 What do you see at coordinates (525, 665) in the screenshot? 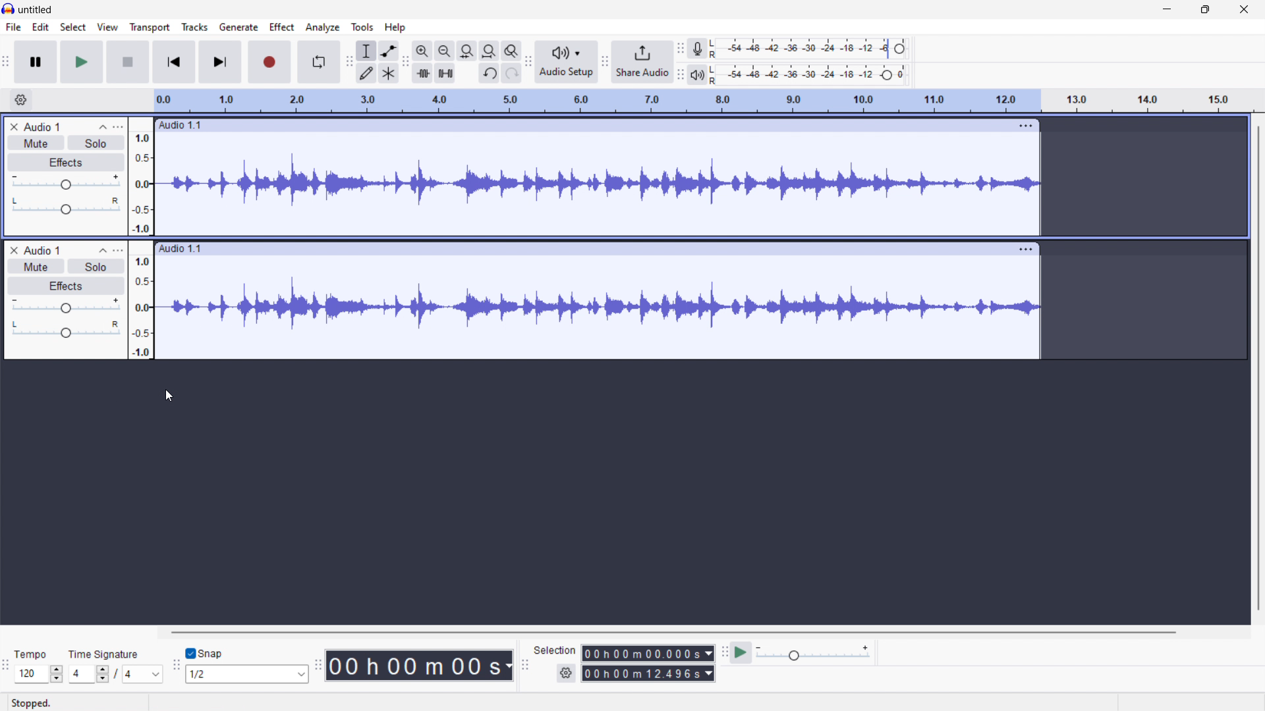
I see `selection toolbar` at bounding box center [525, 665].